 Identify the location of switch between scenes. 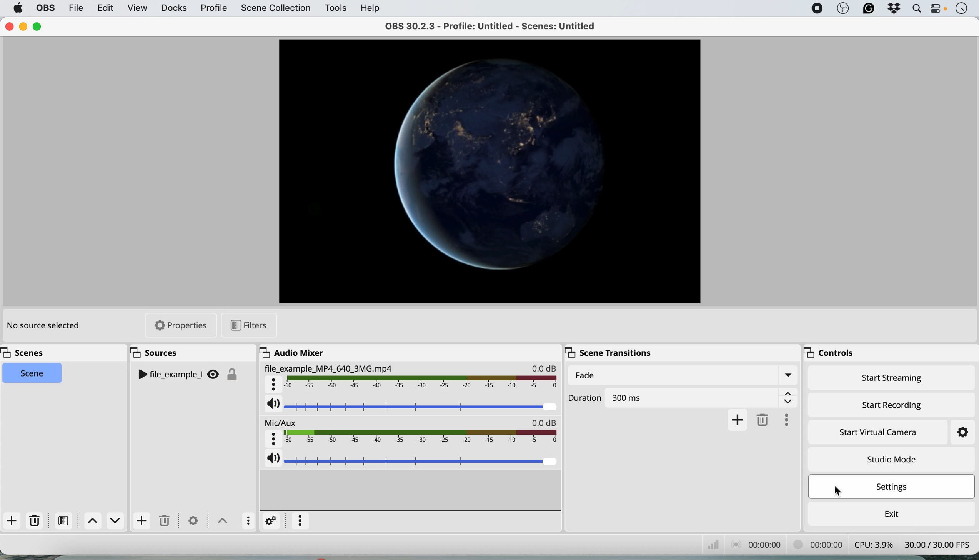
(105, 521).